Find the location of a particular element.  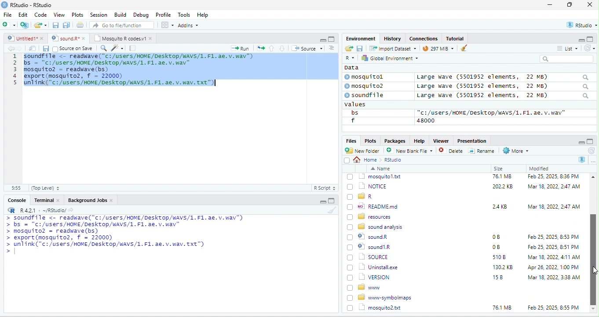

© mosquitol is located at coordinates (370, 77).